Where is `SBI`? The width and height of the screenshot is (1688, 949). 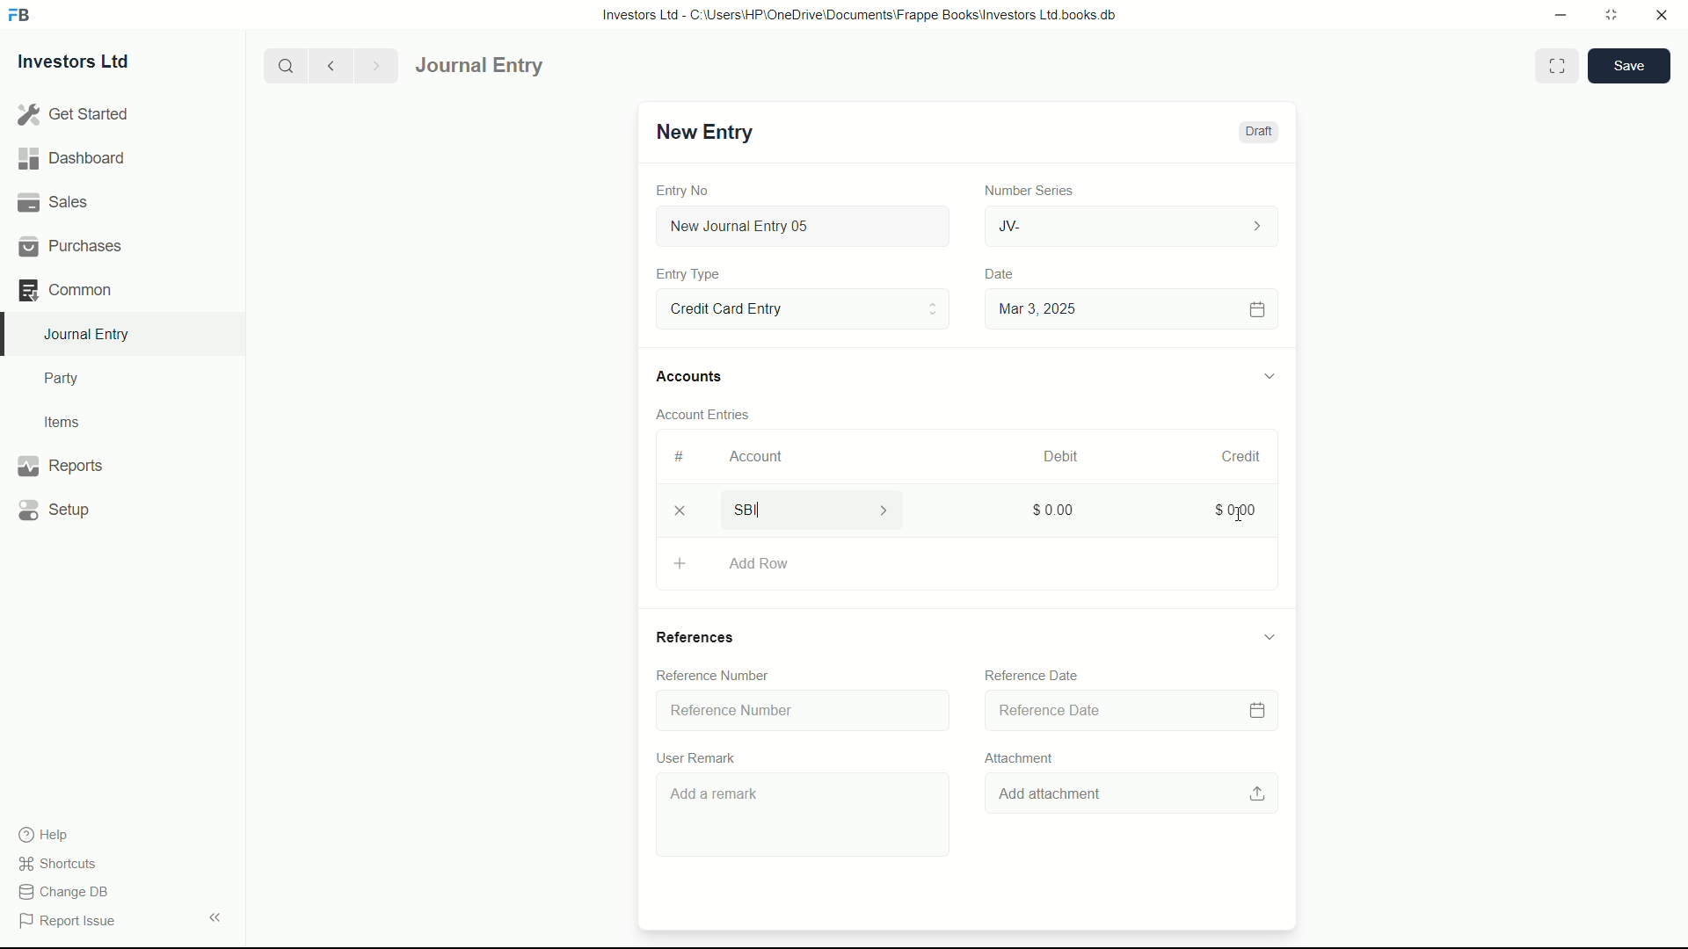 SBI is located at coordinates (823, 509).